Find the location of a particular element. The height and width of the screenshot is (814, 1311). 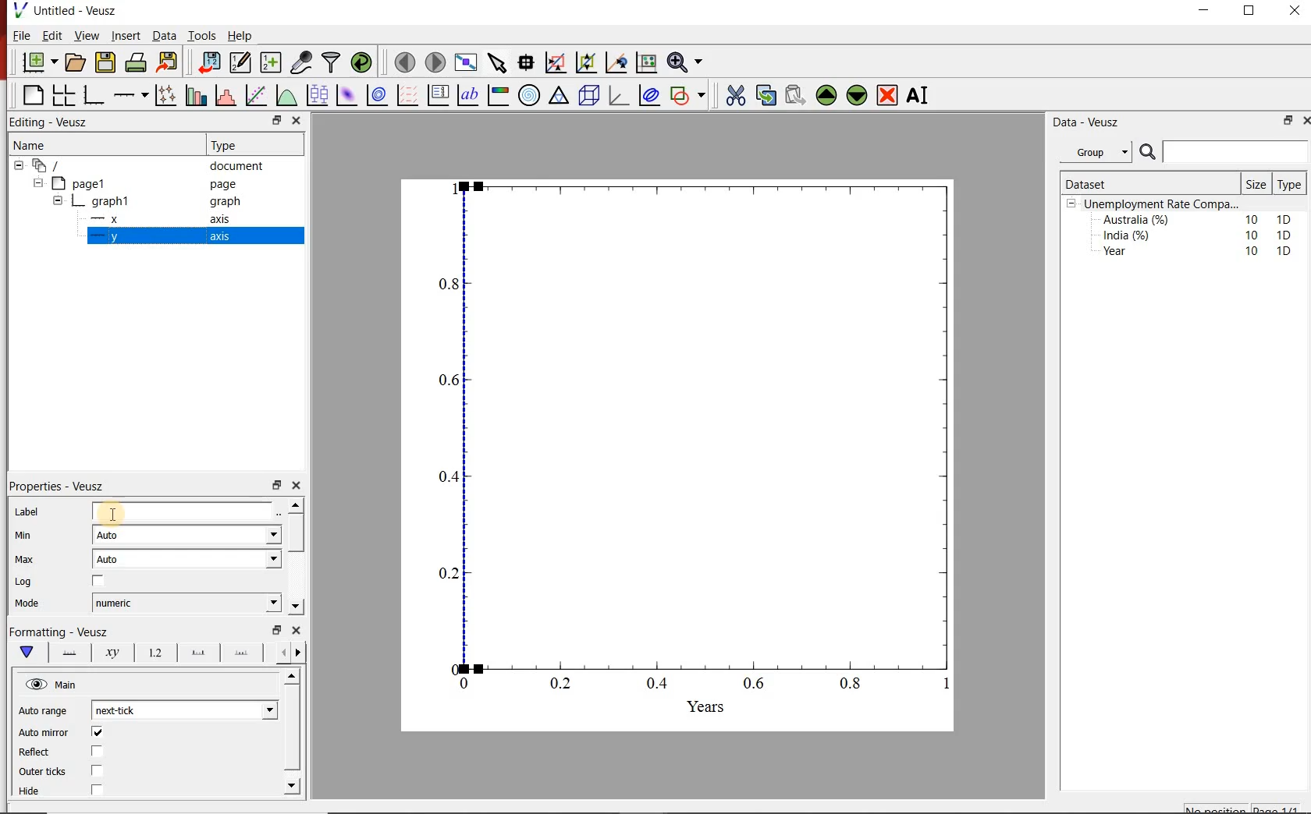

Data - Veusz is located at coordinates (1101, 122).